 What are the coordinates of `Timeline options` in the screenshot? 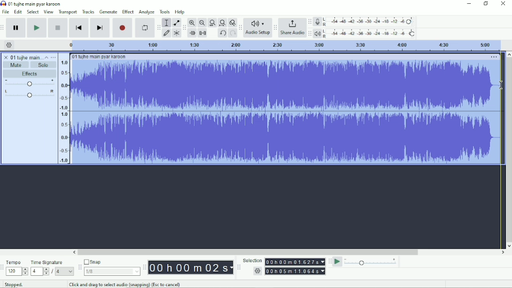 It's located at (8, 45).